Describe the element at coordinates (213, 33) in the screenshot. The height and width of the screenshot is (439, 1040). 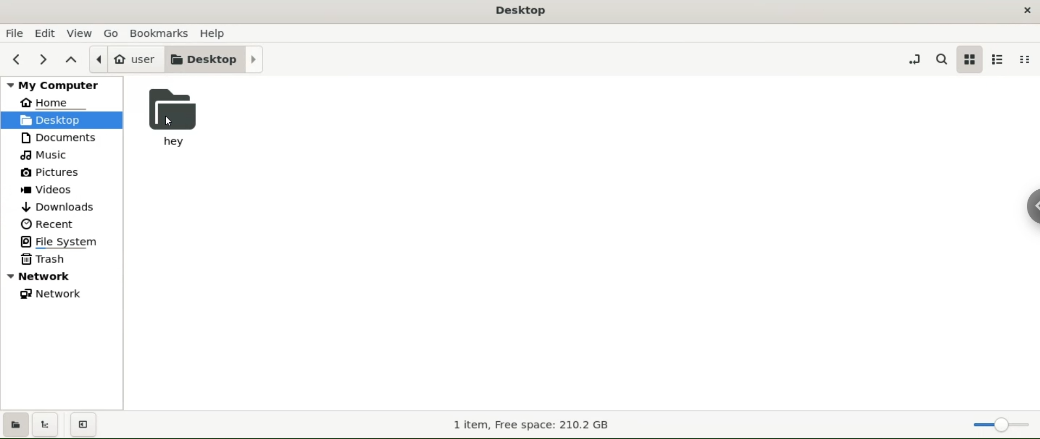
I see `help` at that location.